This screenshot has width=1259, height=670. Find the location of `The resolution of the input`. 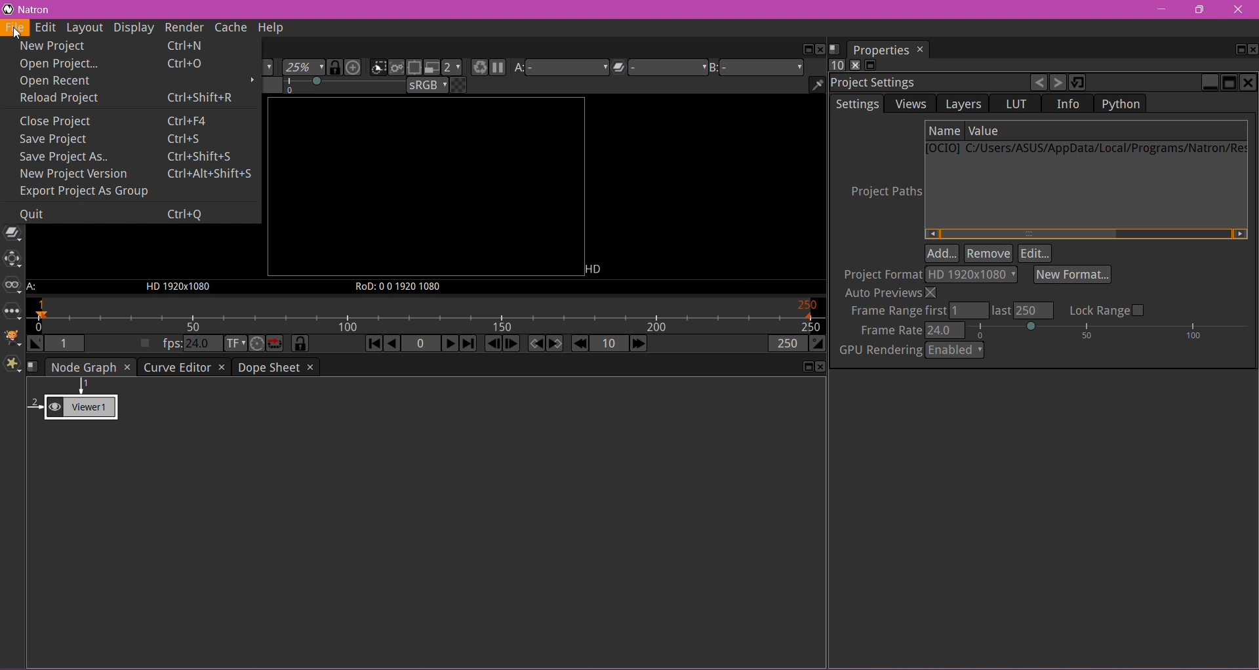

The resolution of the input is located at coordinates (178, 286).